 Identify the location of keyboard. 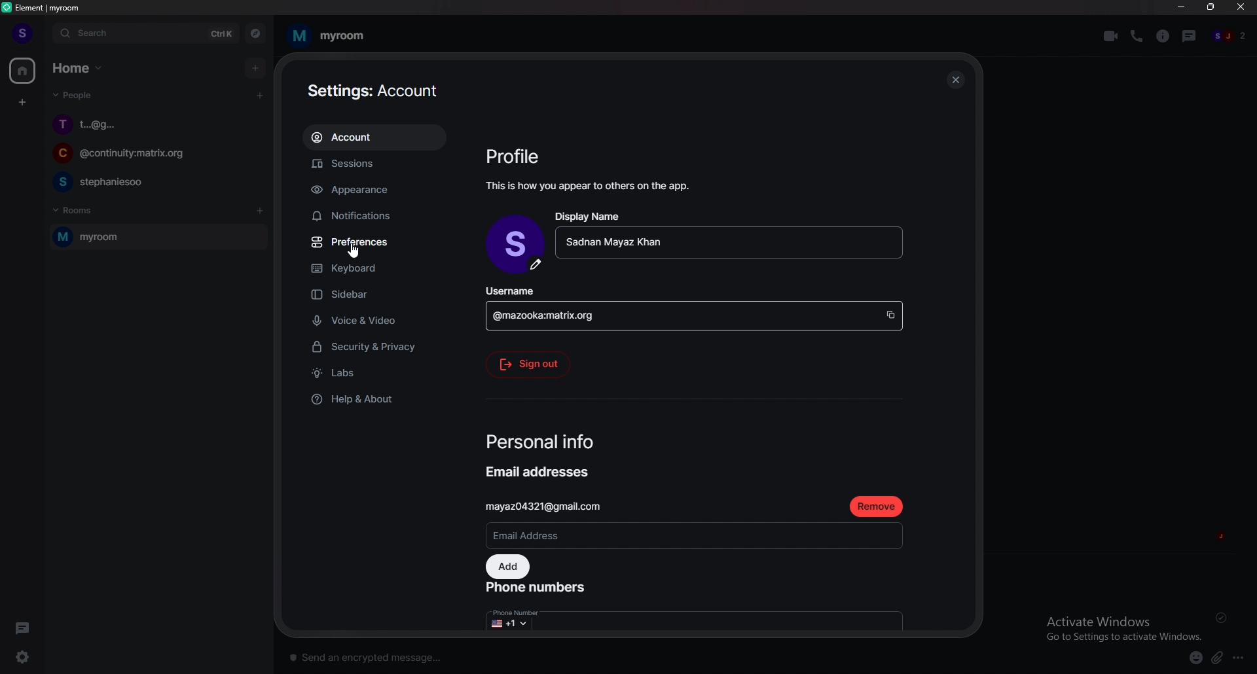
(373, 270).